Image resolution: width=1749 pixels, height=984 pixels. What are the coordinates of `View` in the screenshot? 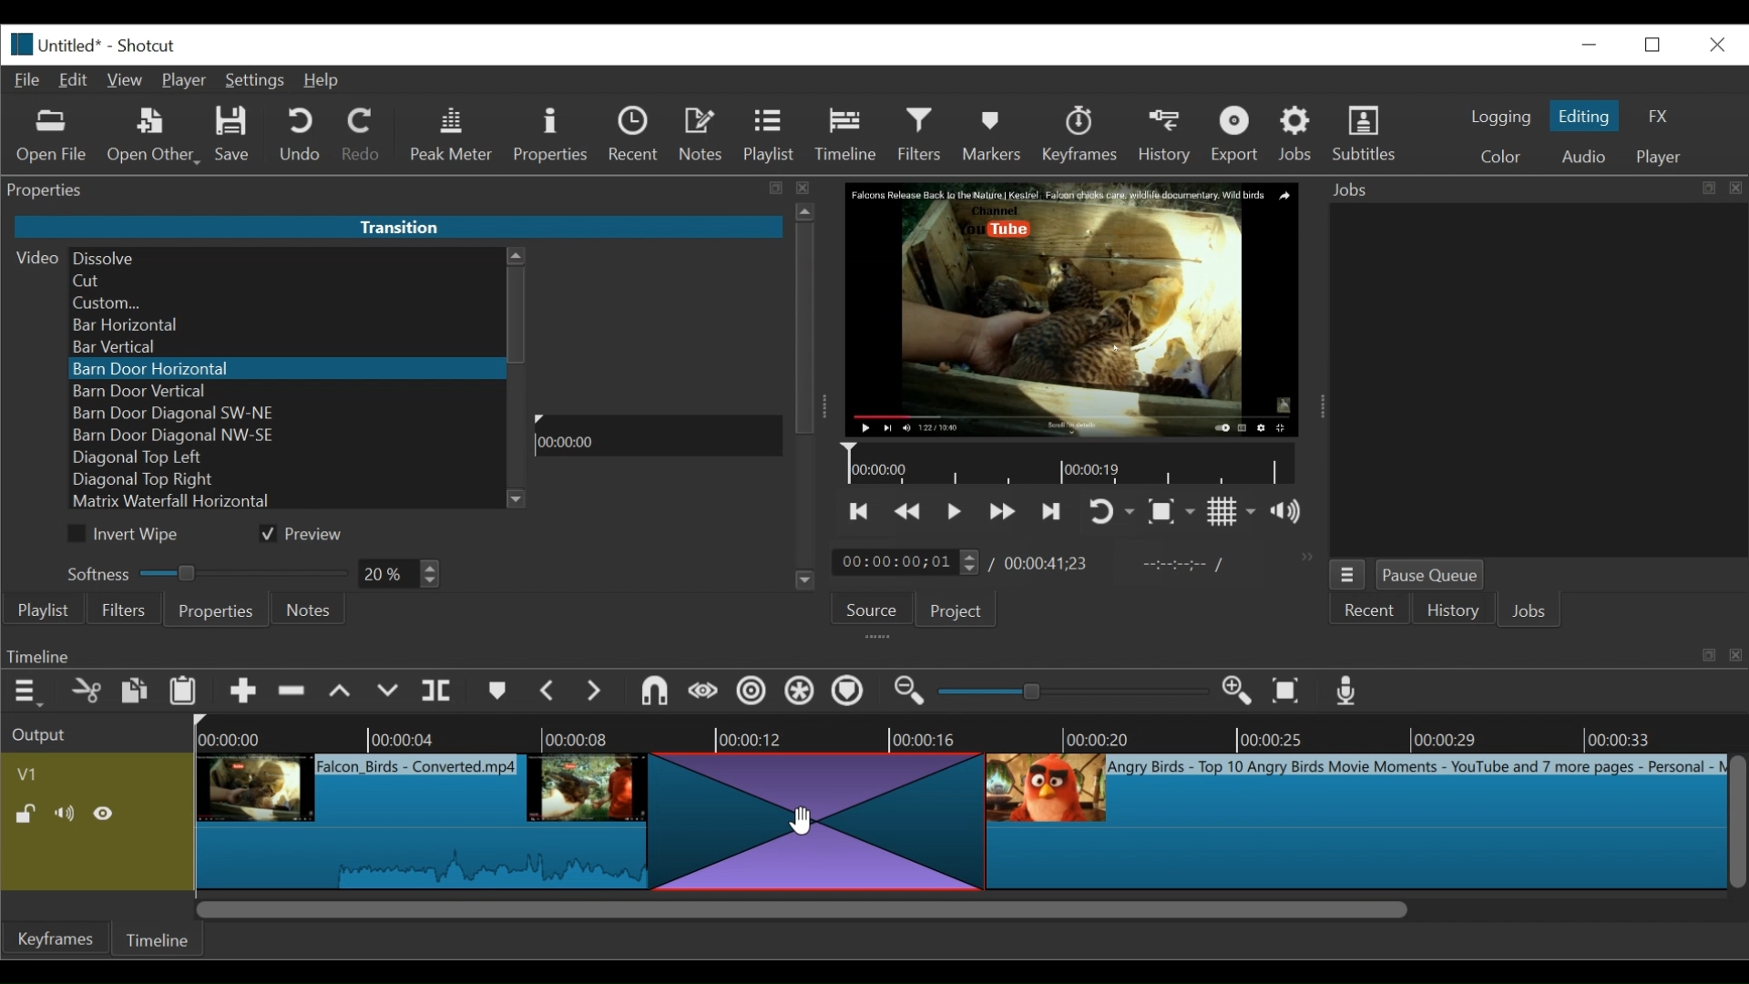 It's located at (127, 79).